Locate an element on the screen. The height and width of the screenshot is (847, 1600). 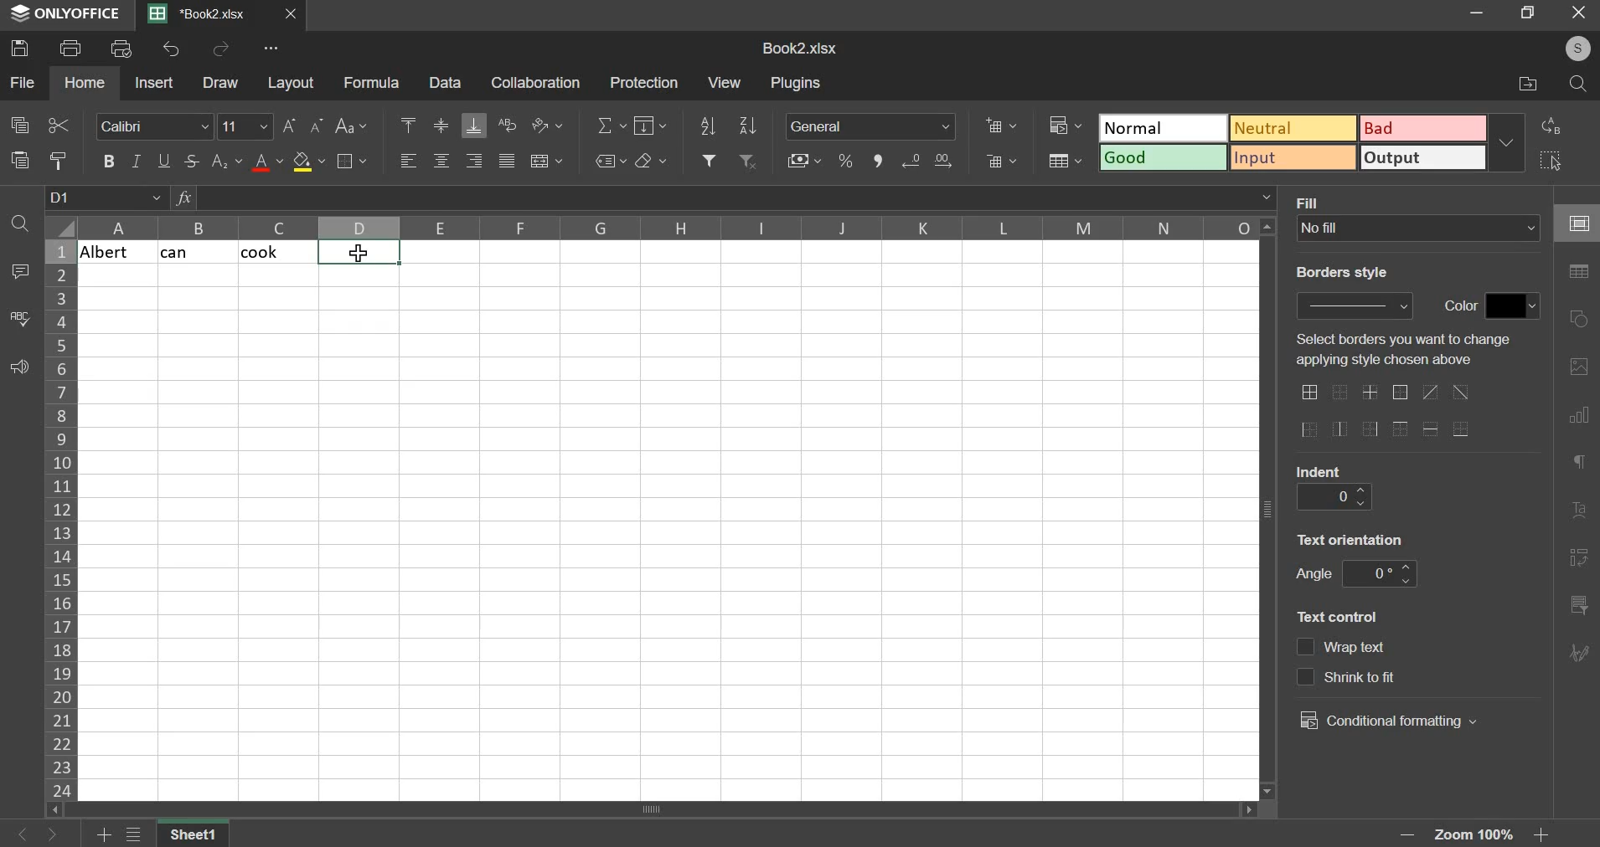
copy style is located at coordinates (59, 160).